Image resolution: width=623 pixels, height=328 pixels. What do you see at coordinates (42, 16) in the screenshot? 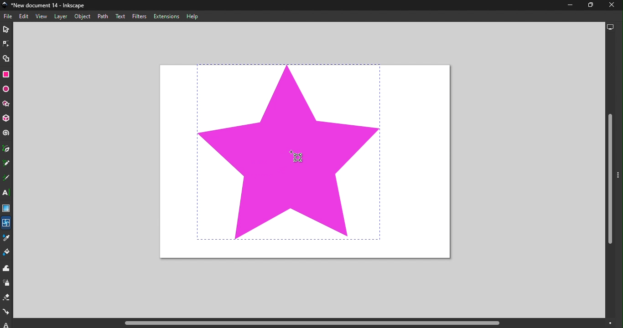
I see `View` at bounding box center [42, 16].